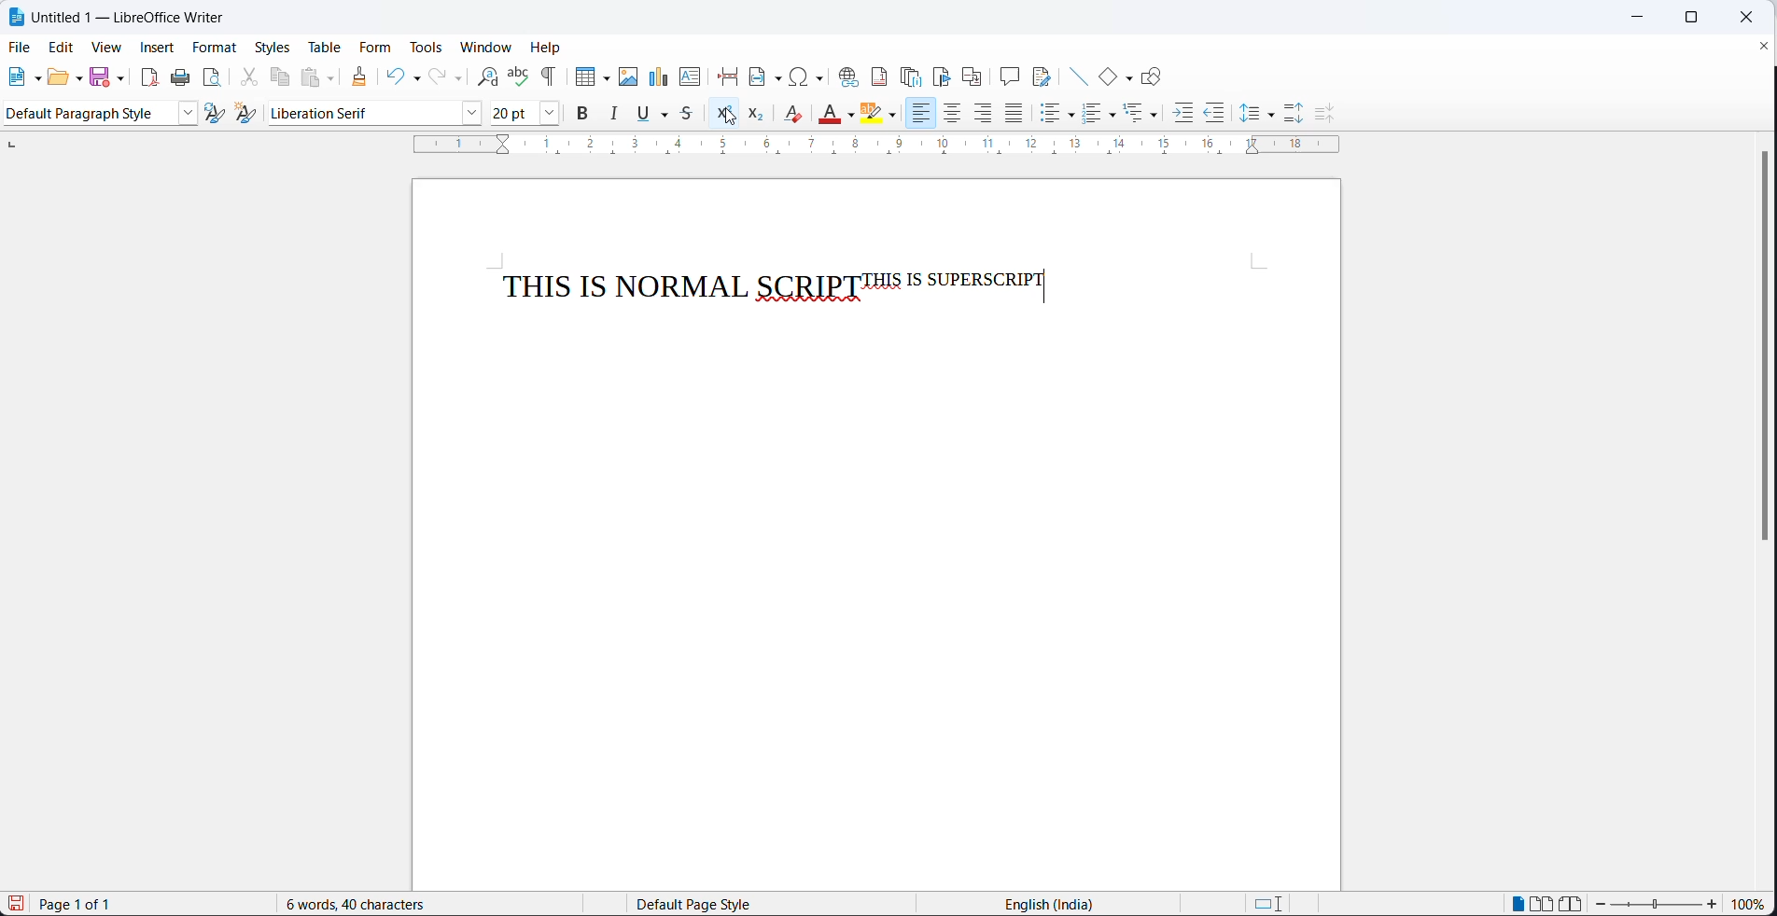 The width and height of the screenshot is (1777, 916). Describe the element at coordinates (1126, 76) in the screenshot. I see `basic shapes options` at that location.